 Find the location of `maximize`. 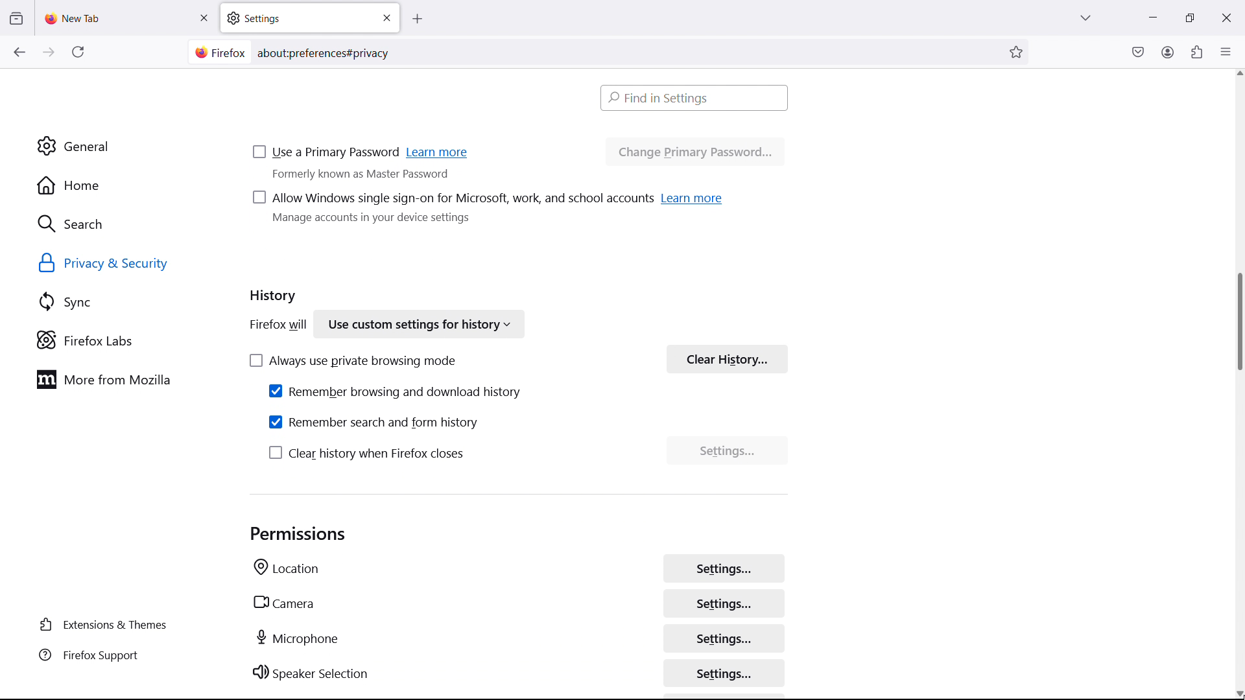

maximize is located at coordinates (1187, 18).